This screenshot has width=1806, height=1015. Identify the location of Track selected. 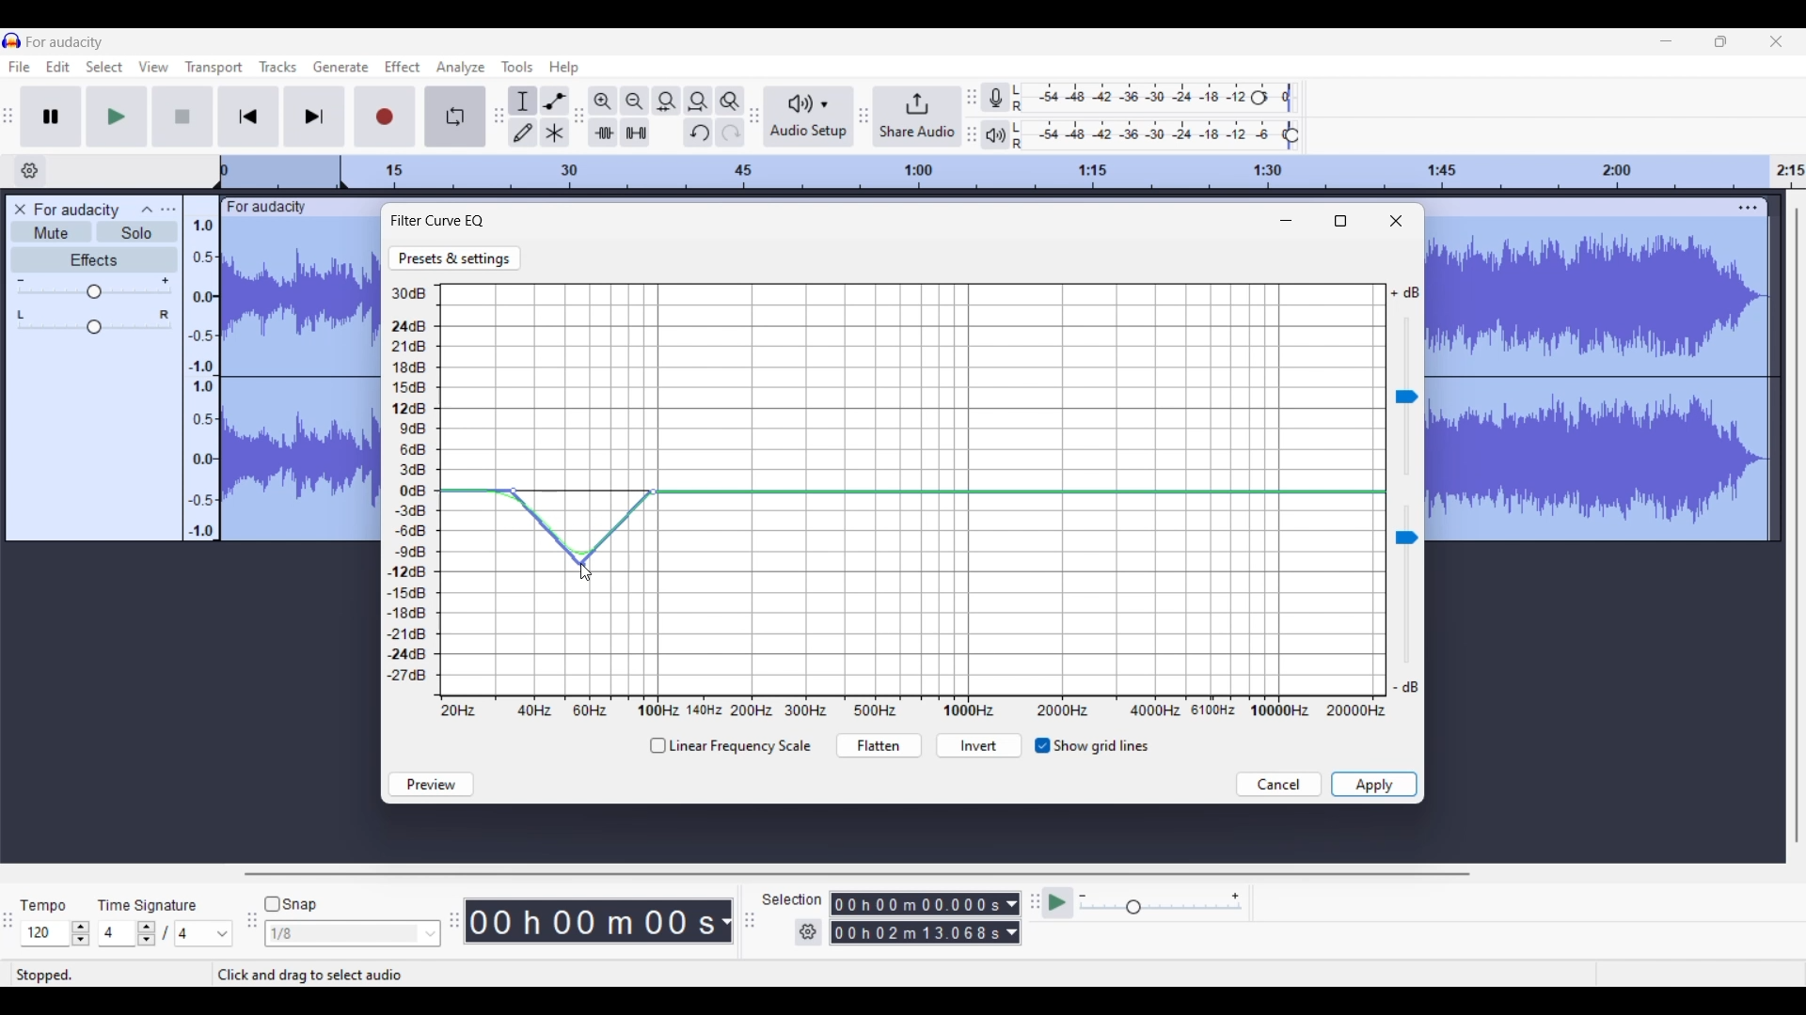
(1600, 383).